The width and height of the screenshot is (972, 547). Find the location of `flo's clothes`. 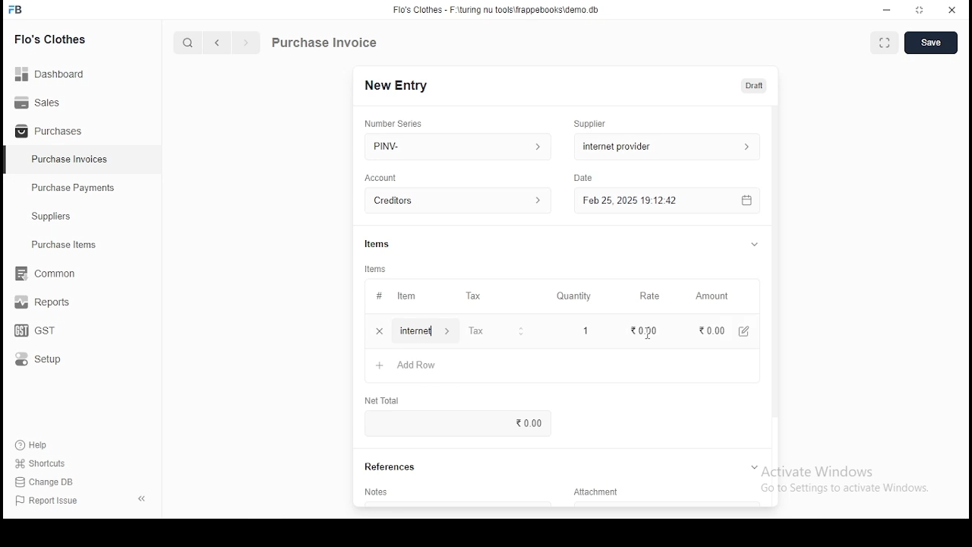

flo's clothes is located at coordinates (52, 39).